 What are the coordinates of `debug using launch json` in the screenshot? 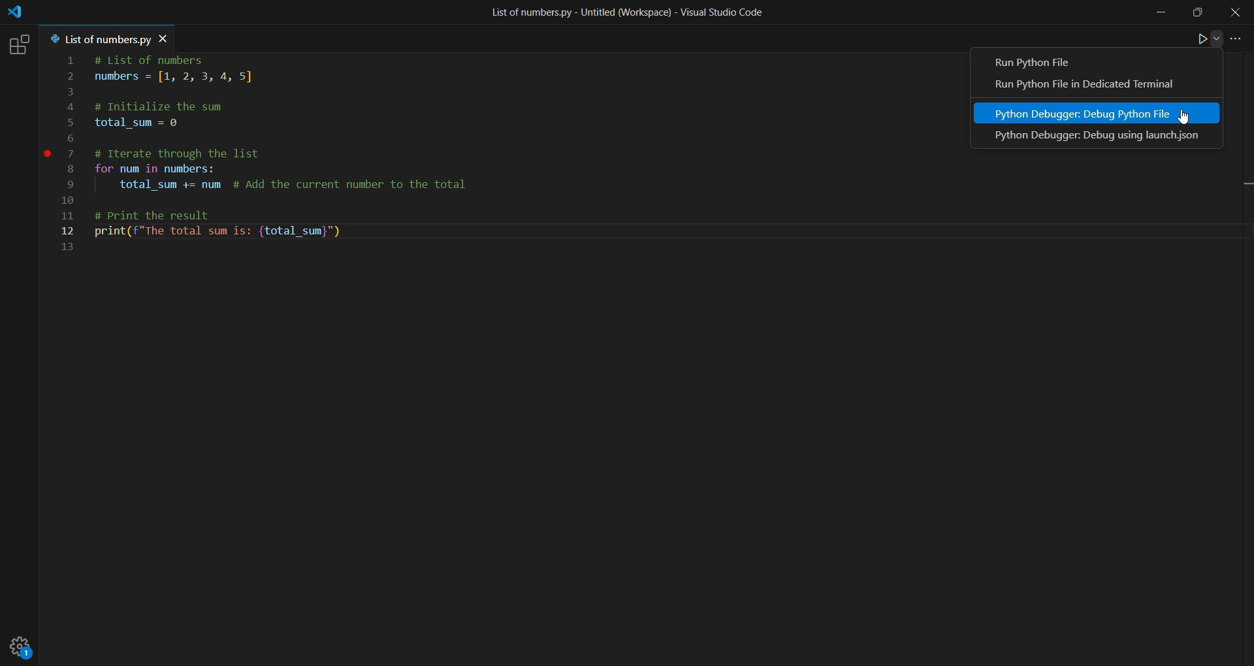 It's located at (1106, 137).